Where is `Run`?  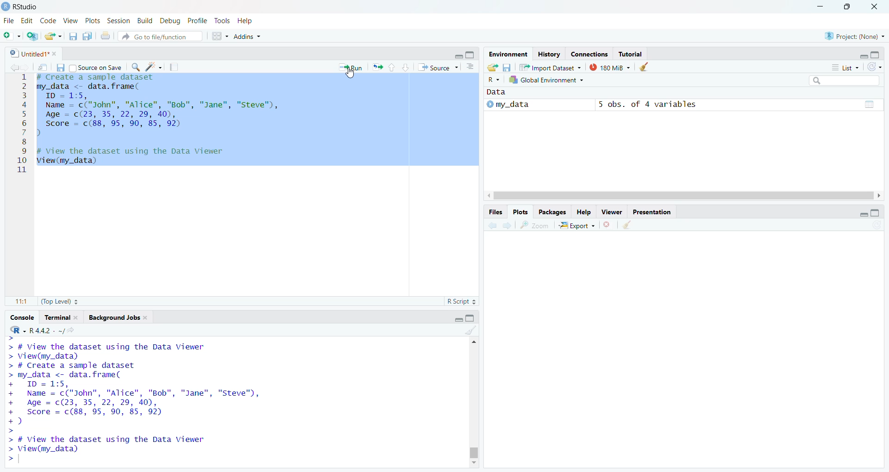
Run is located at coordinates (353, 68).